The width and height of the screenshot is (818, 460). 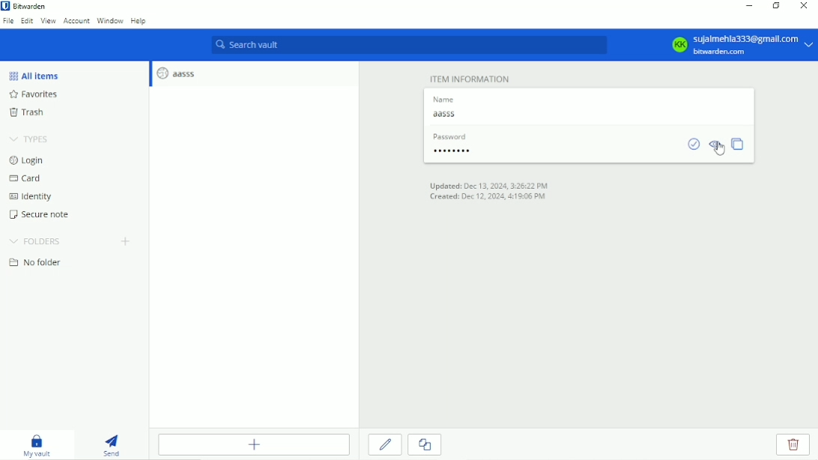 I want to click on Window, so click(x=110, y=21).